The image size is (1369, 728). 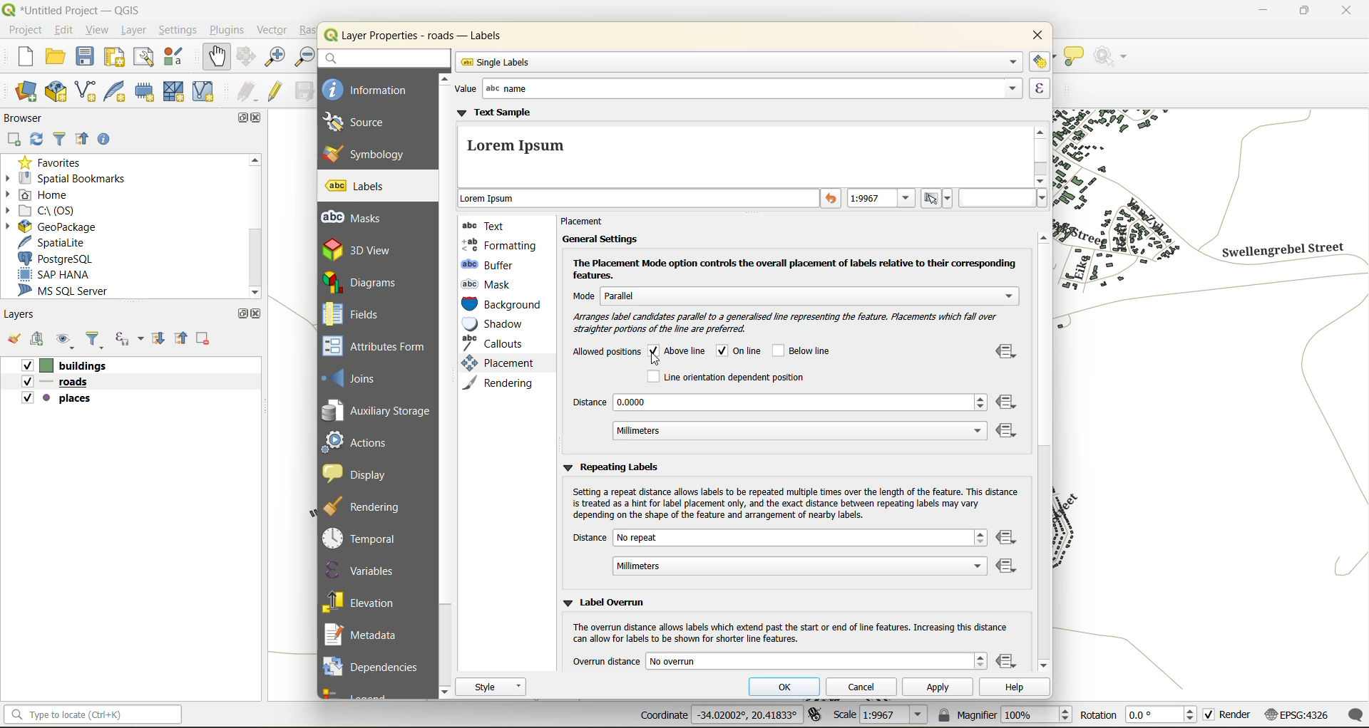 I want to click on c\:os, so click(x=51, y=212).